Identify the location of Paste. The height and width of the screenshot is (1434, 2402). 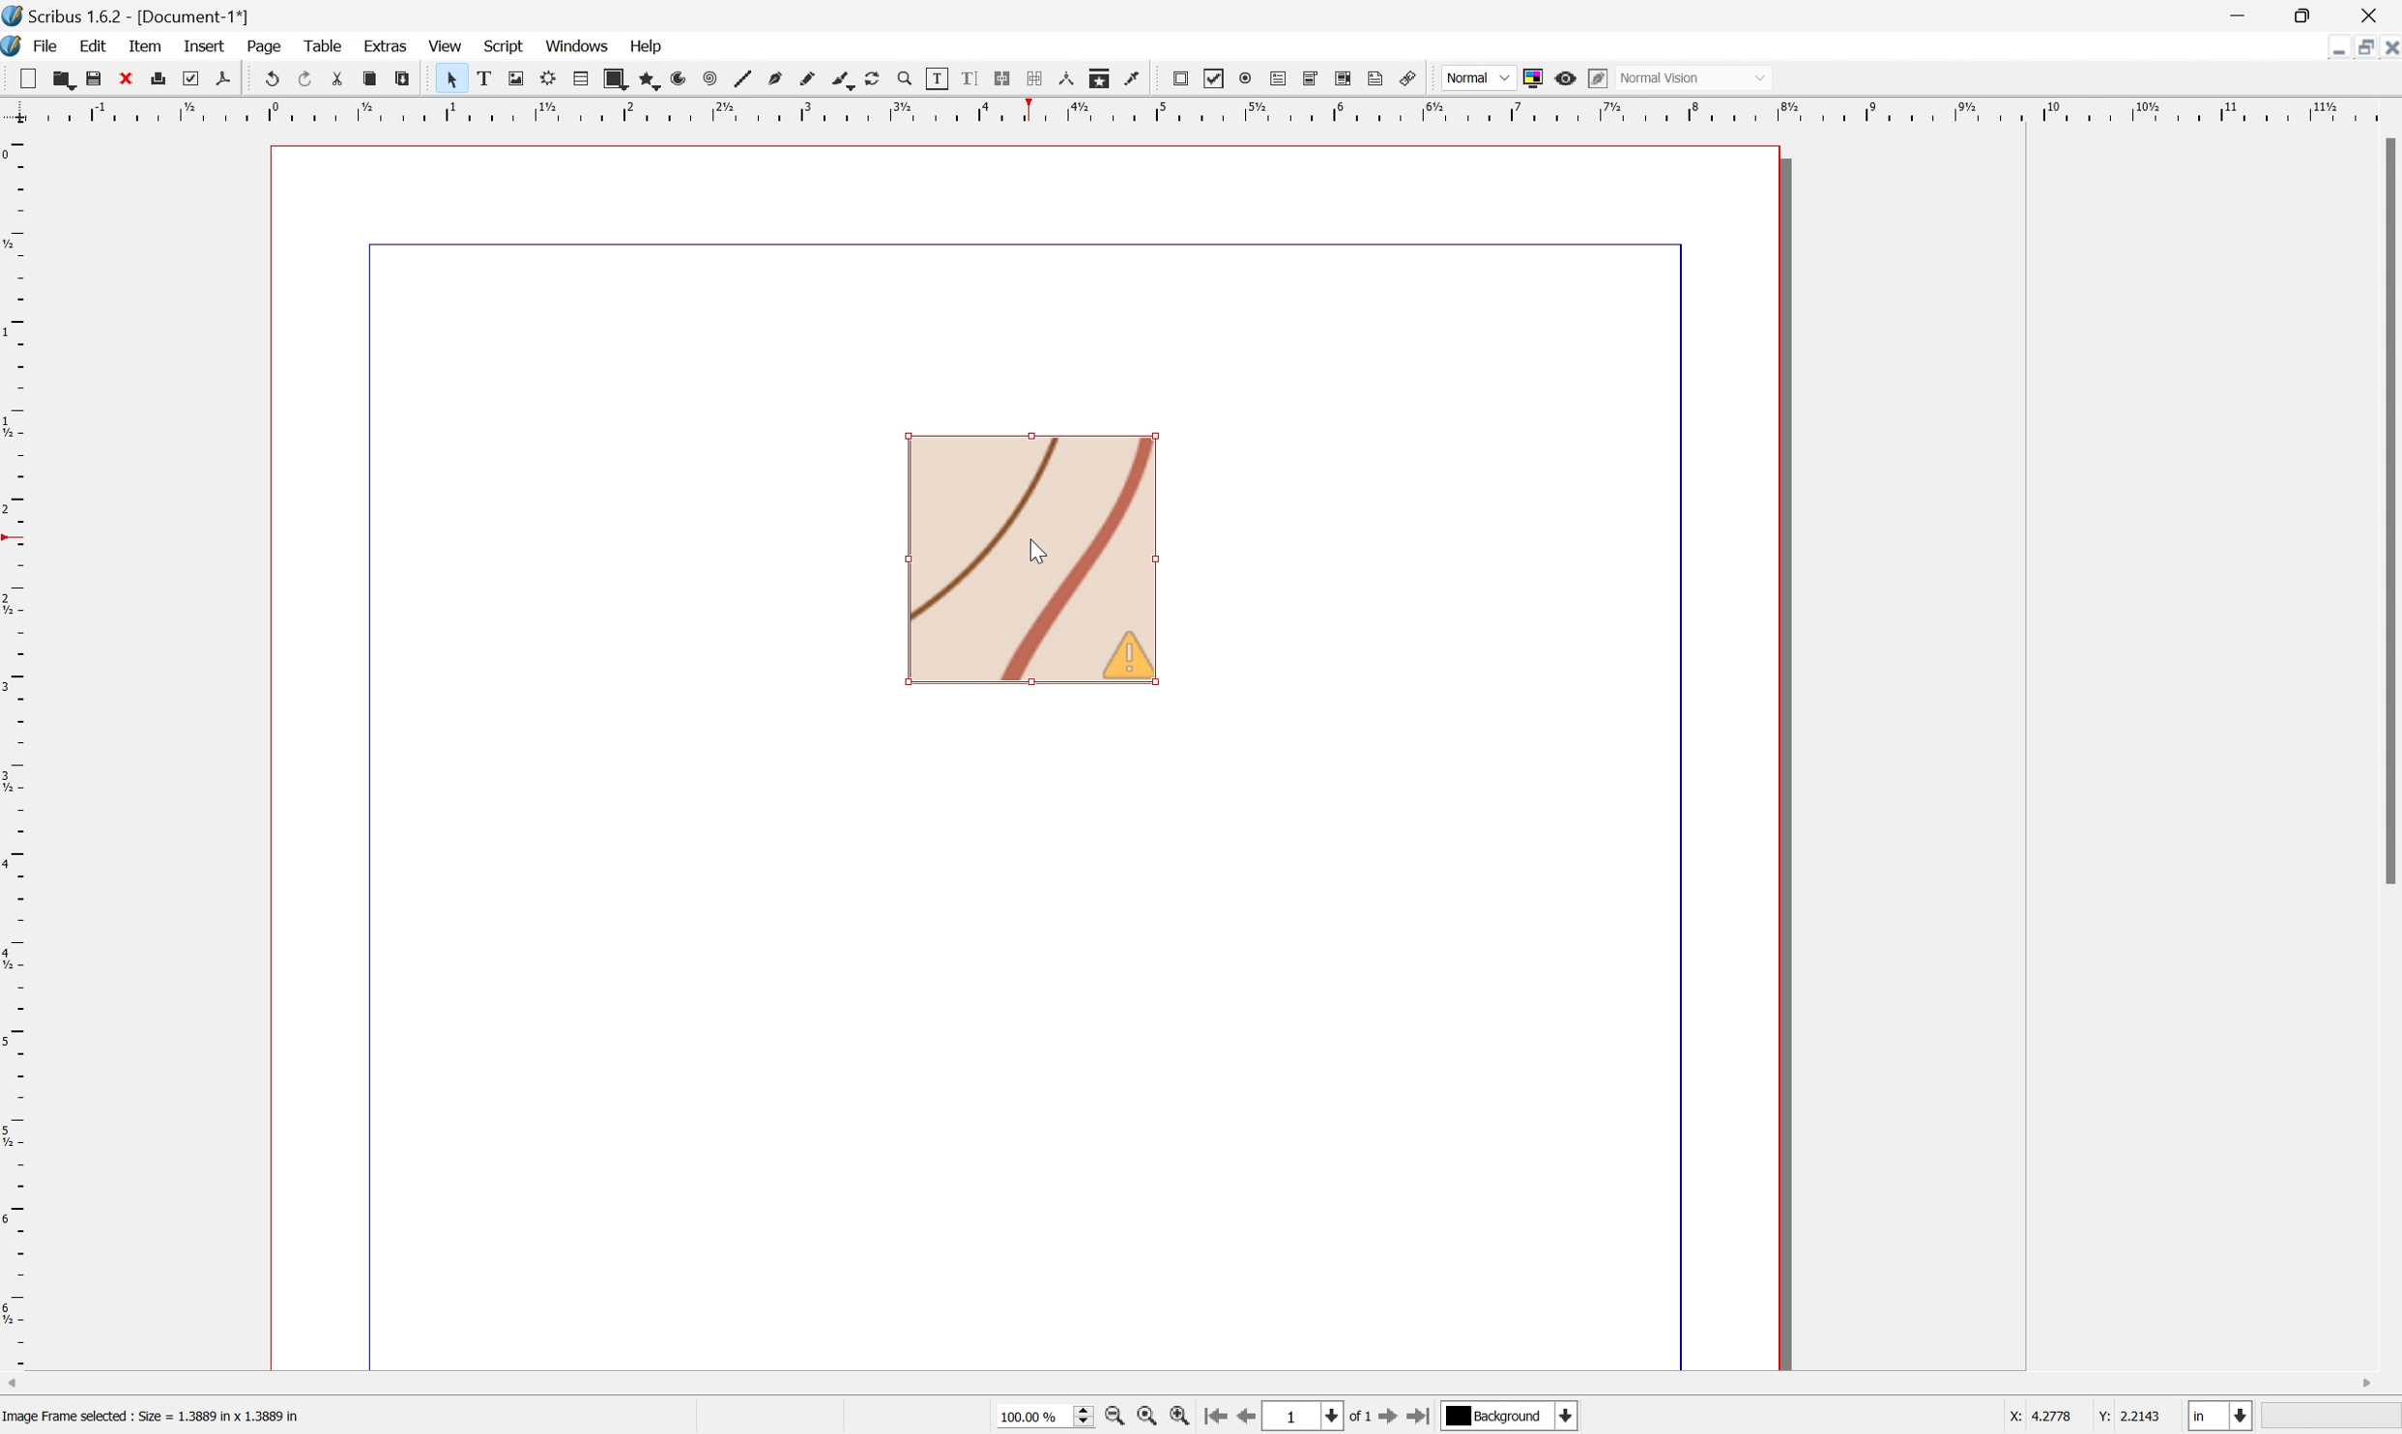
(404, 75).